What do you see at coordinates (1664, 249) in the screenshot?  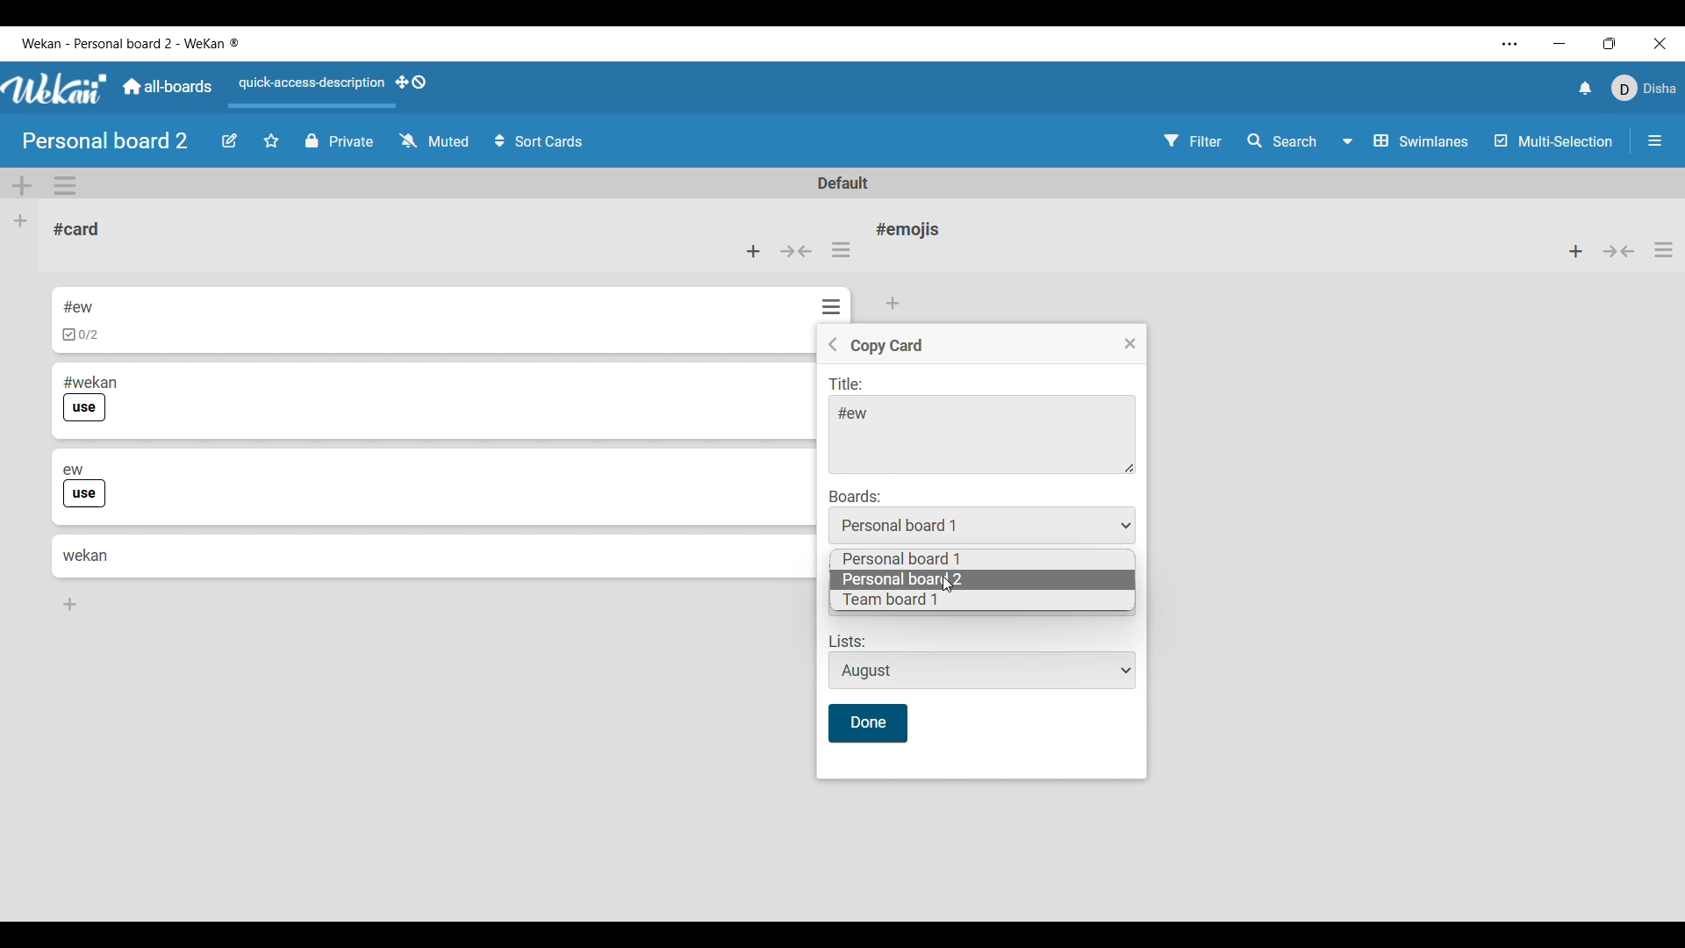 I see `List actions` at bounding box center [1664, 249].